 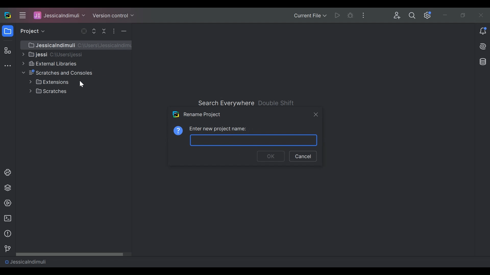 What do you see at coordinates (95, 31) in the screenshot?
I see `Expand Selected` at bounding box center [95, 31].